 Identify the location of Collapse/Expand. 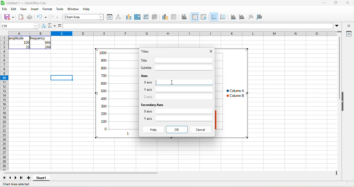
(343, 101).